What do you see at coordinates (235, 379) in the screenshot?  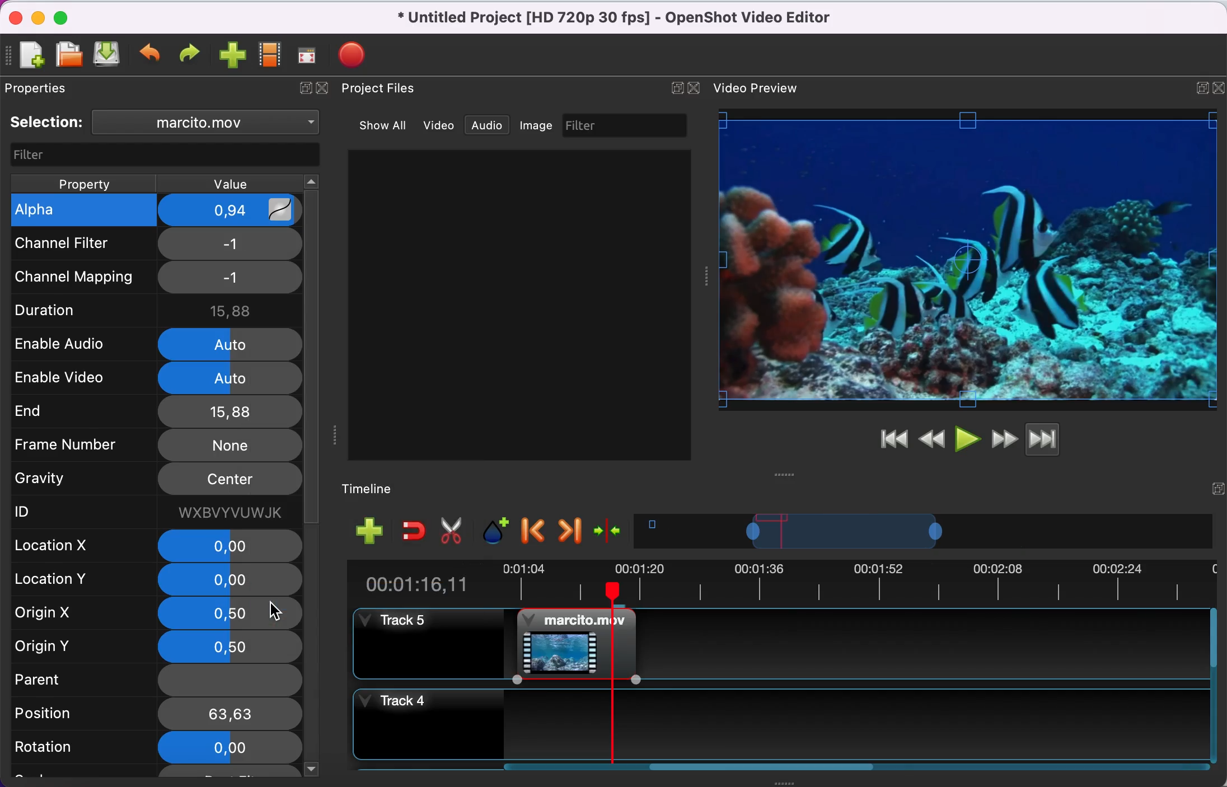 I see `Auto` at bounding box center [235, 379].